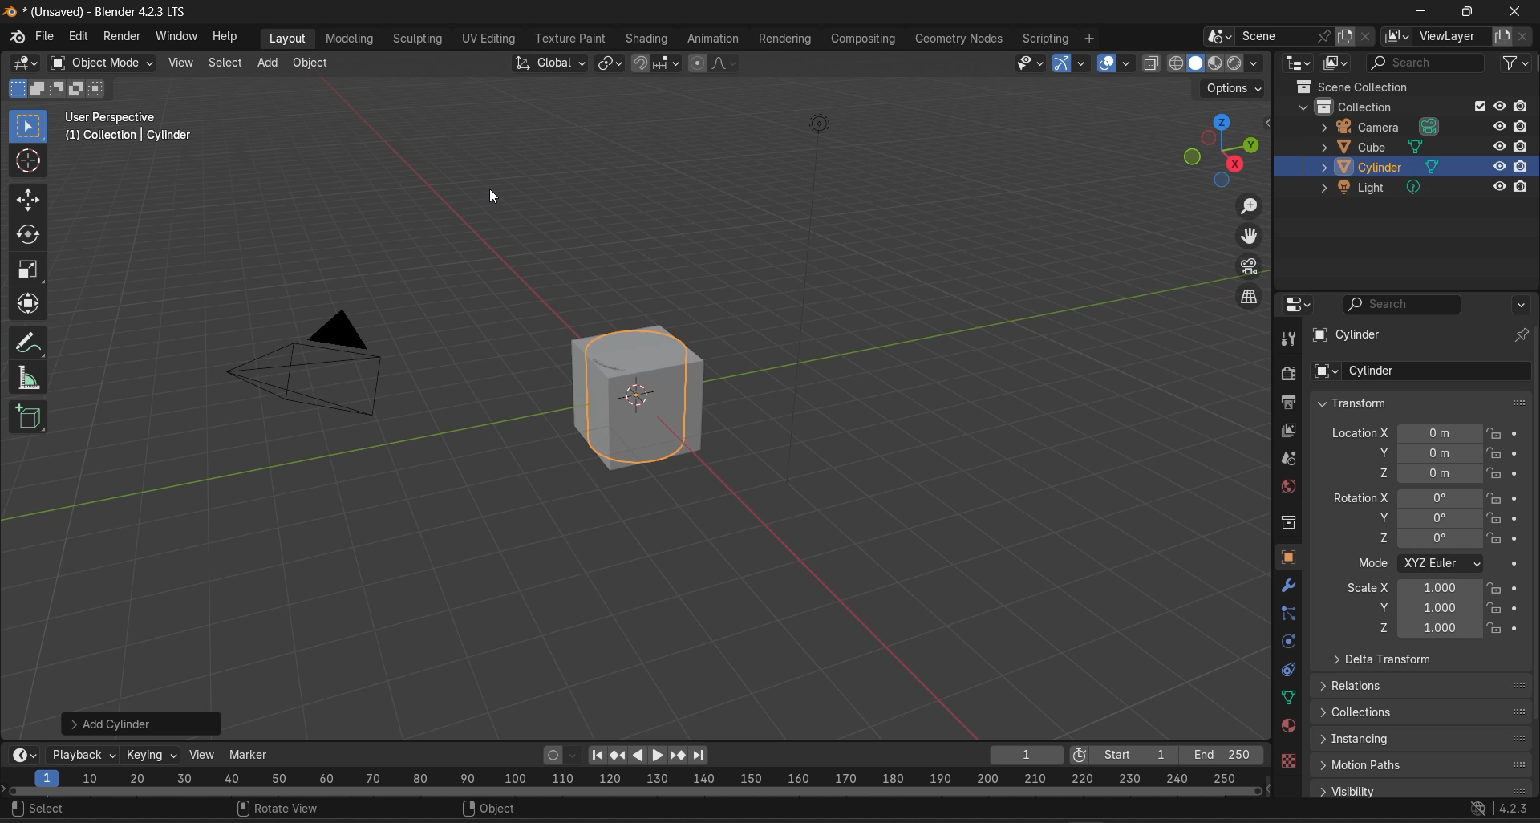  What do you see at coordinates (1524, 187) in the screenshot?
I see `disable in renders` at bounding box center [1524, 187].